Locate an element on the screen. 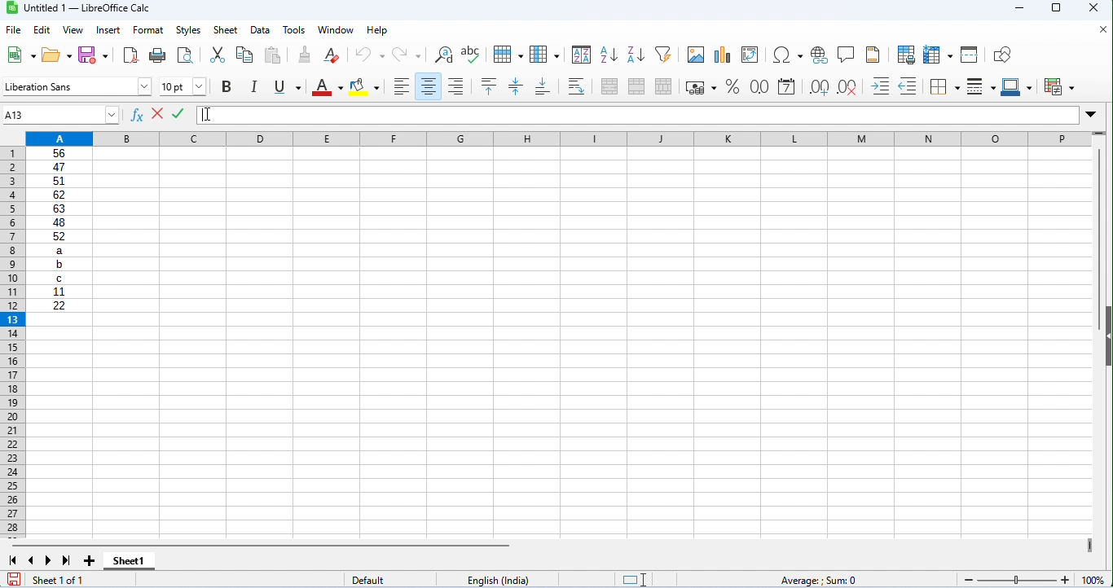 The image size is (1113, 588). drag to view more rows is located at coordinates (1098, 133).